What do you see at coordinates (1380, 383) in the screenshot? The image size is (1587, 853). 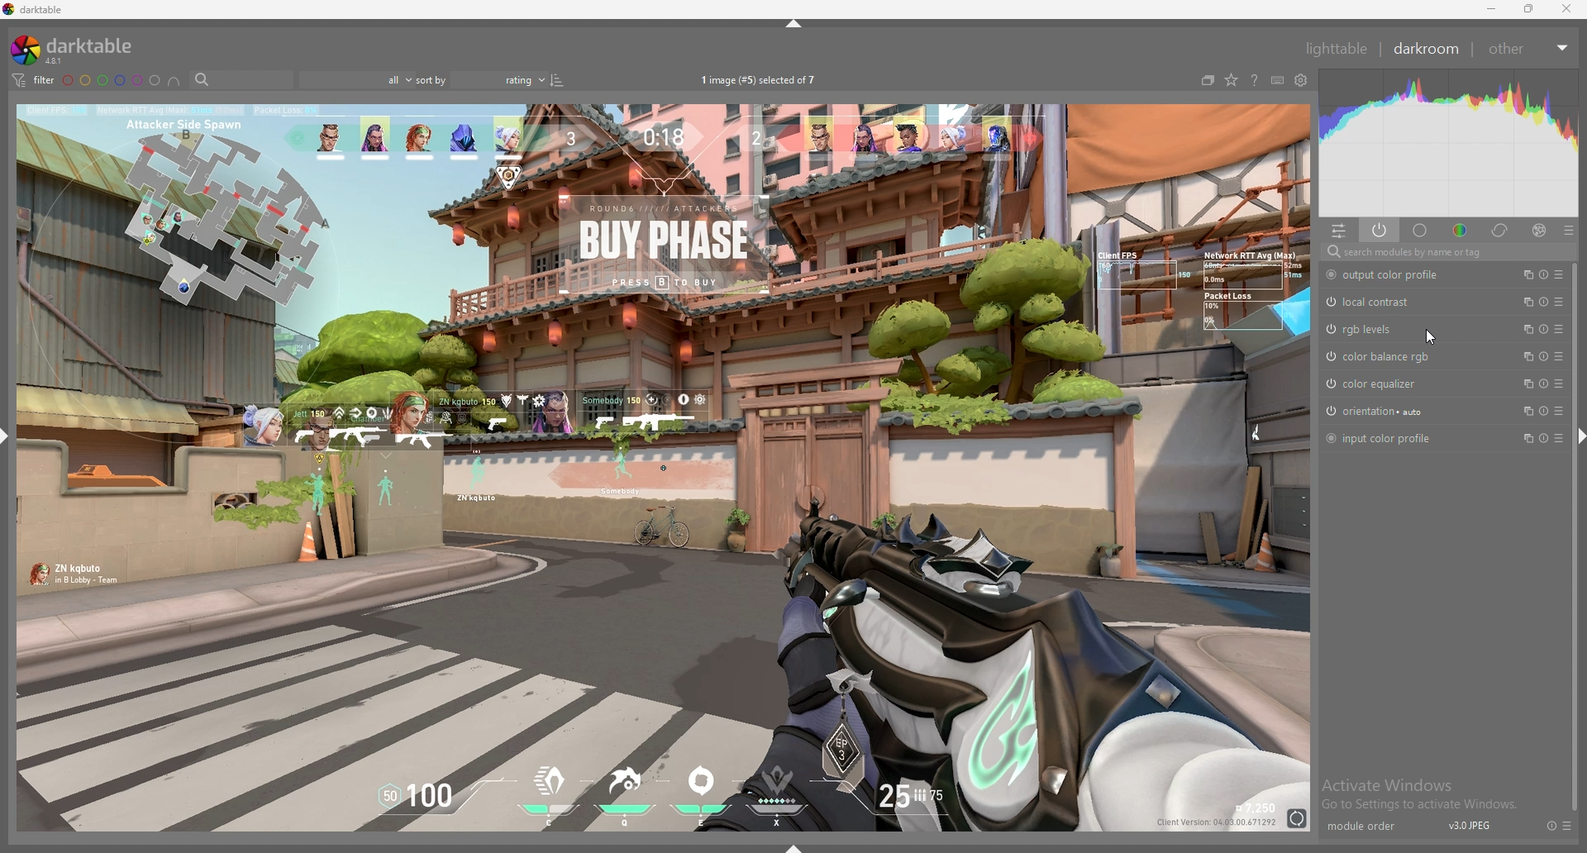 I see `color equalizer` at bounding box center [1380, 383].